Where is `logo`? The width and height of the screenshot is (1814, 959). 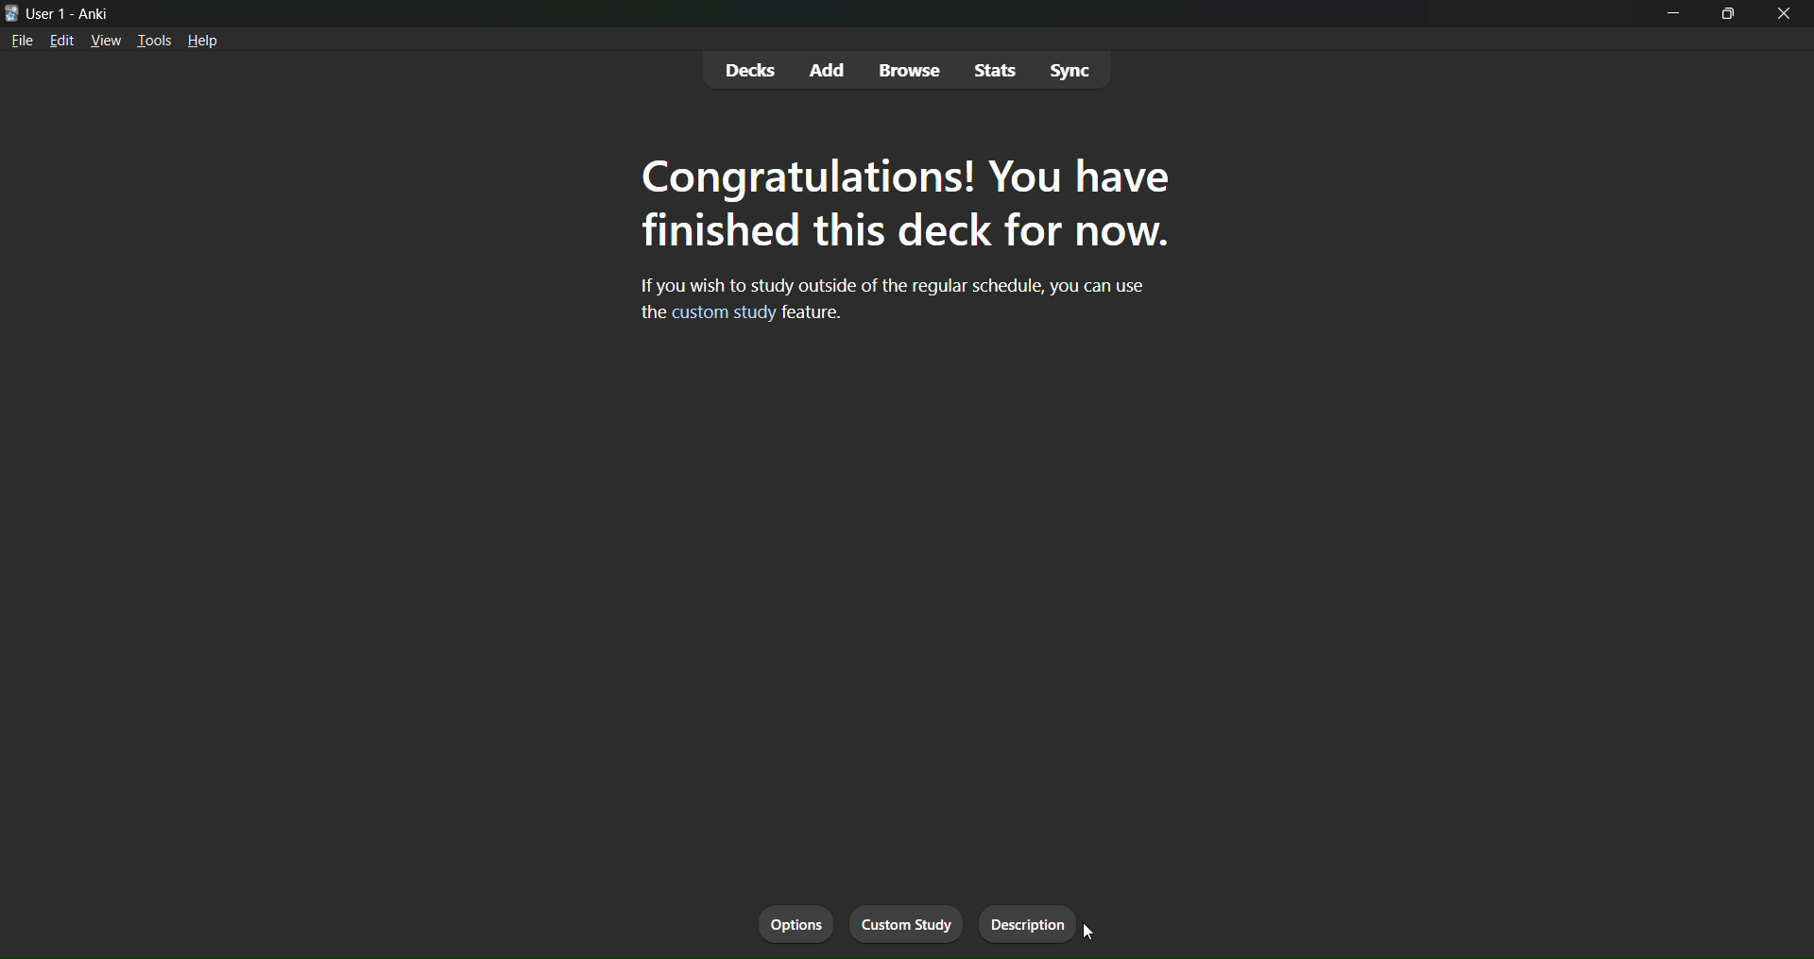
logo is located at coordinates (10, 11).